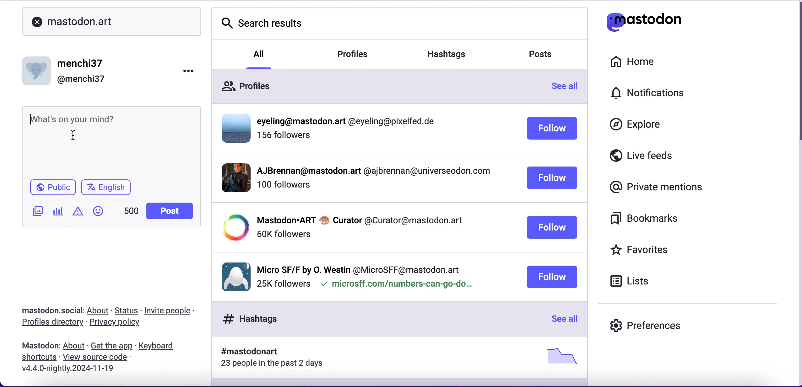  Describe the element at coordinates (662, 95) in the screenshot. I see `notifications` at that location.